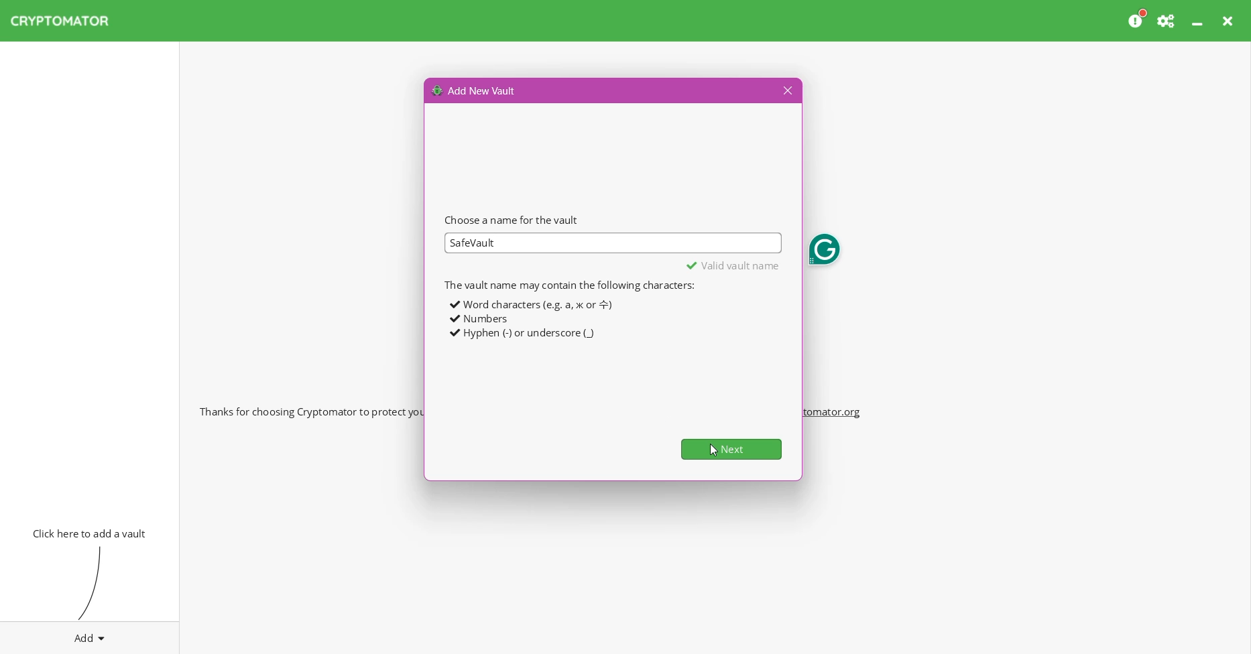 This screenshot has width=1251, height=654. What do you see at coordinates (512, 220) in the screenshot?
I see `Choose a name for the vault` at bounding box center [512, 220].